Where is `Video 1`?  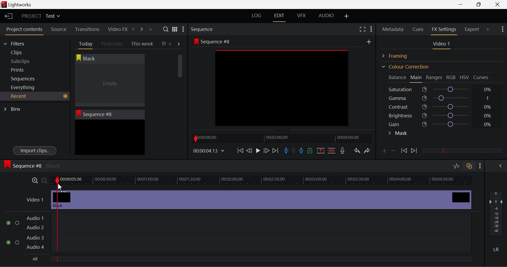
Video 1 is located at coordinates (35, 200).